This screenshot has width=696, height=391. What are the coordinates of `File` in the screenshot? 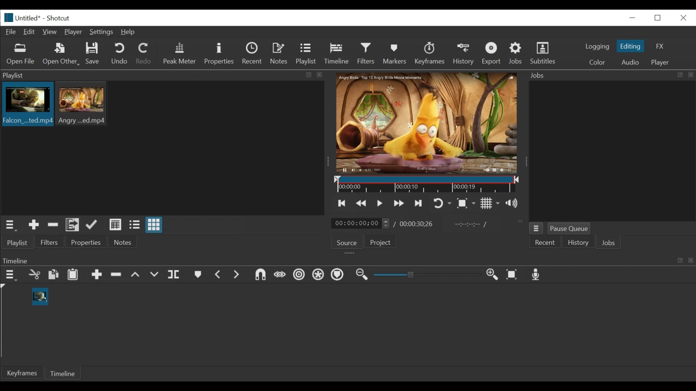 It's located at (12, 32).